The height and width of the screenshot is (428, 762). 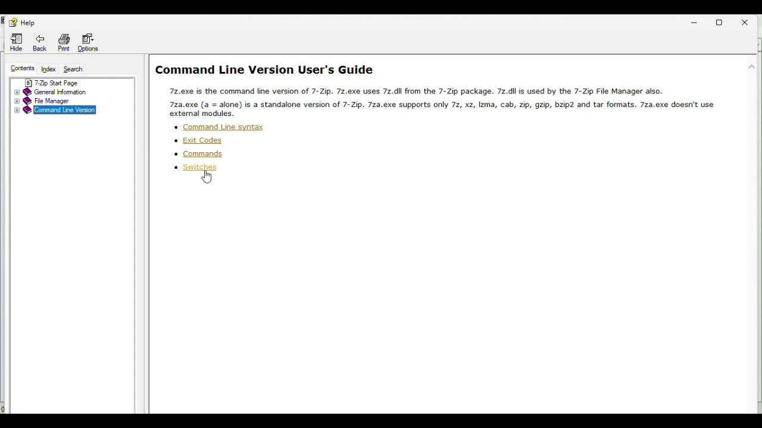 What do you see at coordinates (14, 42) in the screenshot?
I see `Hide` at bounding box center [14, 42].